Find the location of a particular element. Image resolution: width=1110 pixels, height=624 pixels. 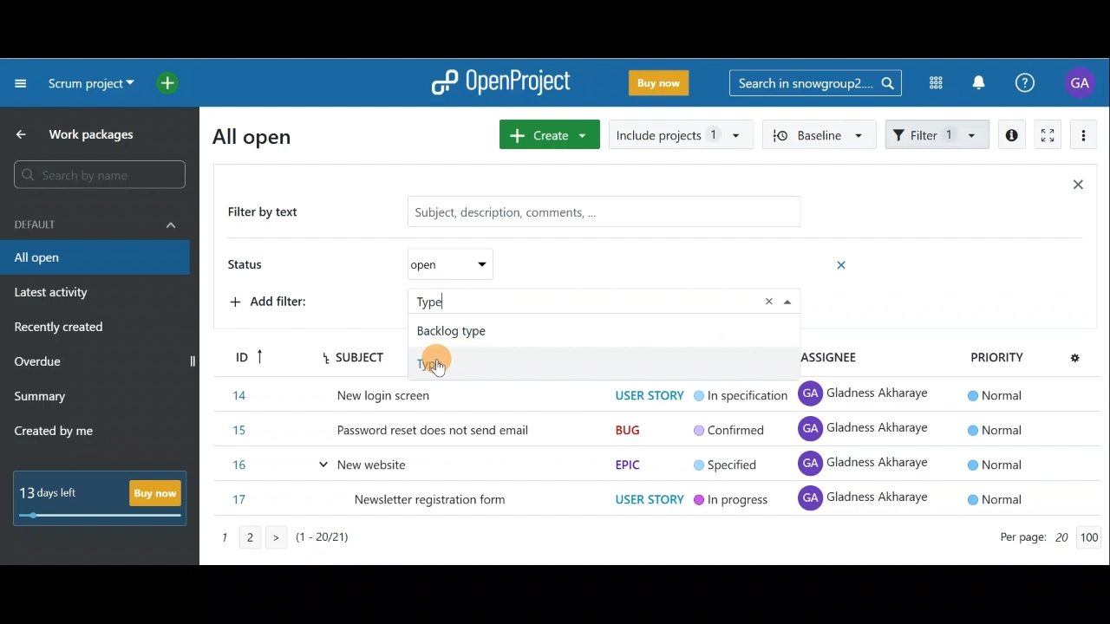

Add filter is located at coordinates (335, 300).